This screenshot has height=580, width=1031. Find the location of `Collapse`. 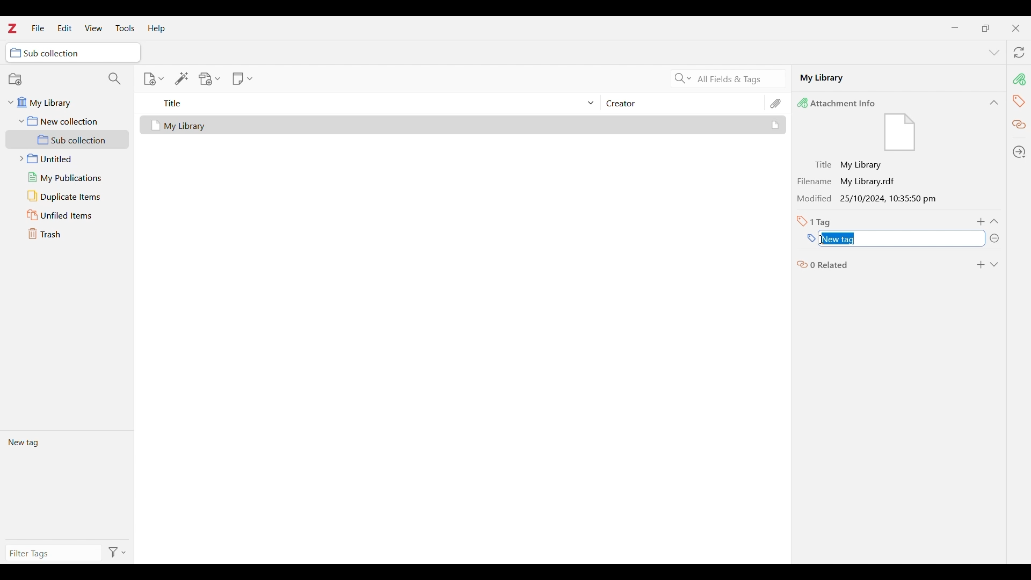

Collapse is located at coordinates (994, 103).